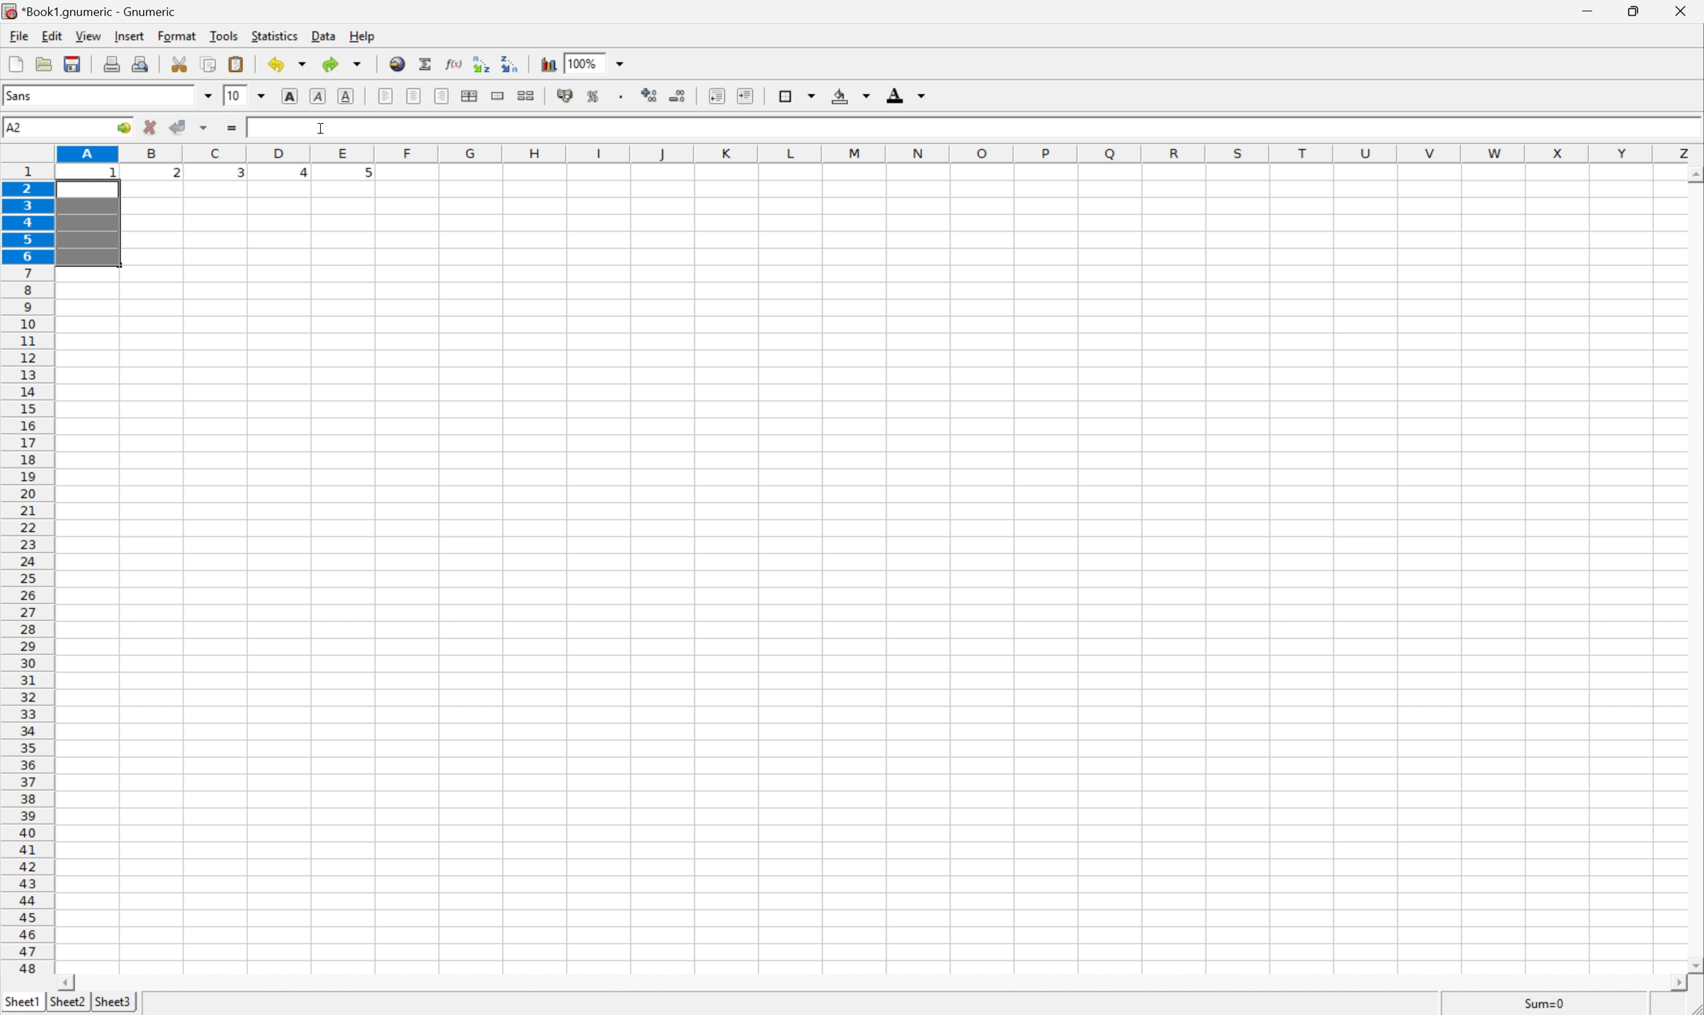 The image size is (1704, 1015). Describe the element at coordinates (274, 37) in the screenshot. I see `statistics` at that location.